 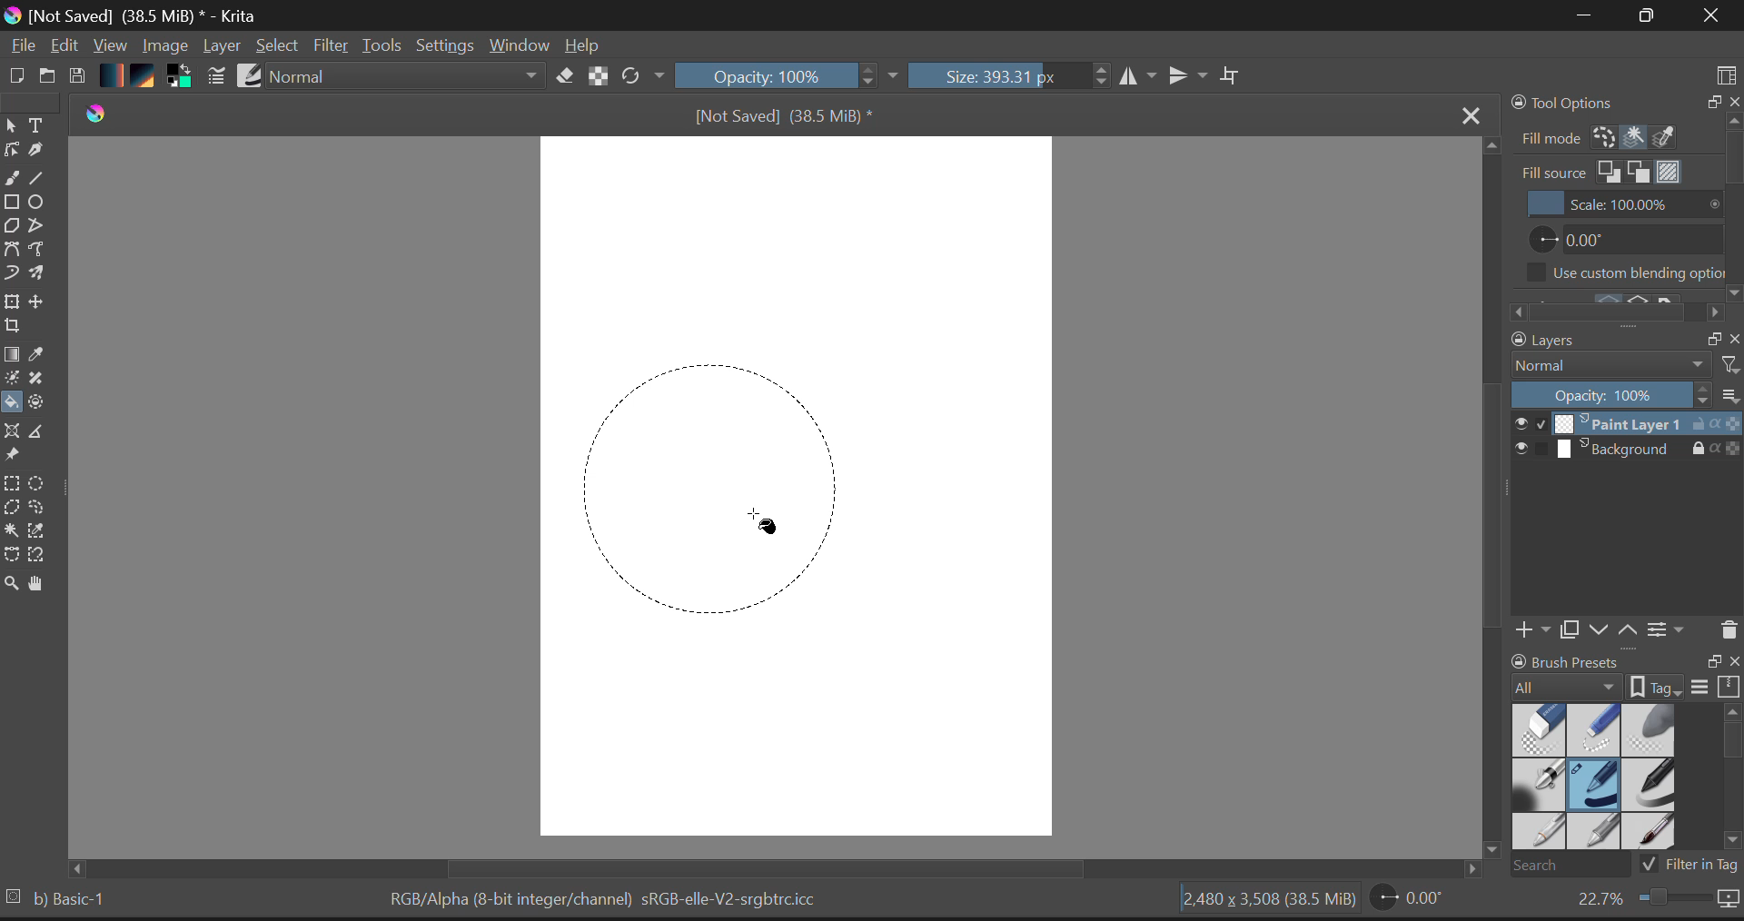 What do you see at coordinates (332, 46) in the screenshot?
I see `Filter` at bounding box center [332, 46].